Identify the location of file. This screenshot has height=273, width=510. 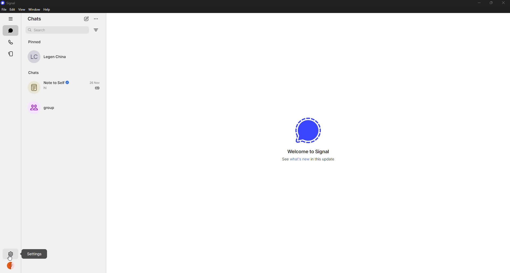
(4, 10).